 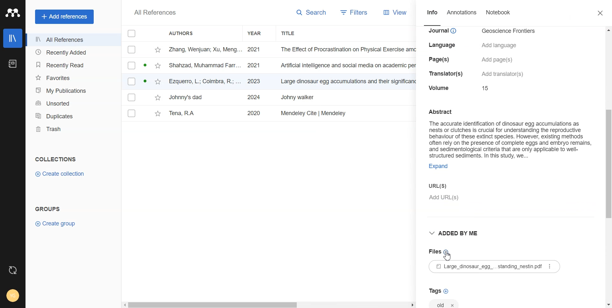 What do you see at coordinates (132, 97) in the screenshot?
I see `Checkbox` at bounding box center [132, 97].